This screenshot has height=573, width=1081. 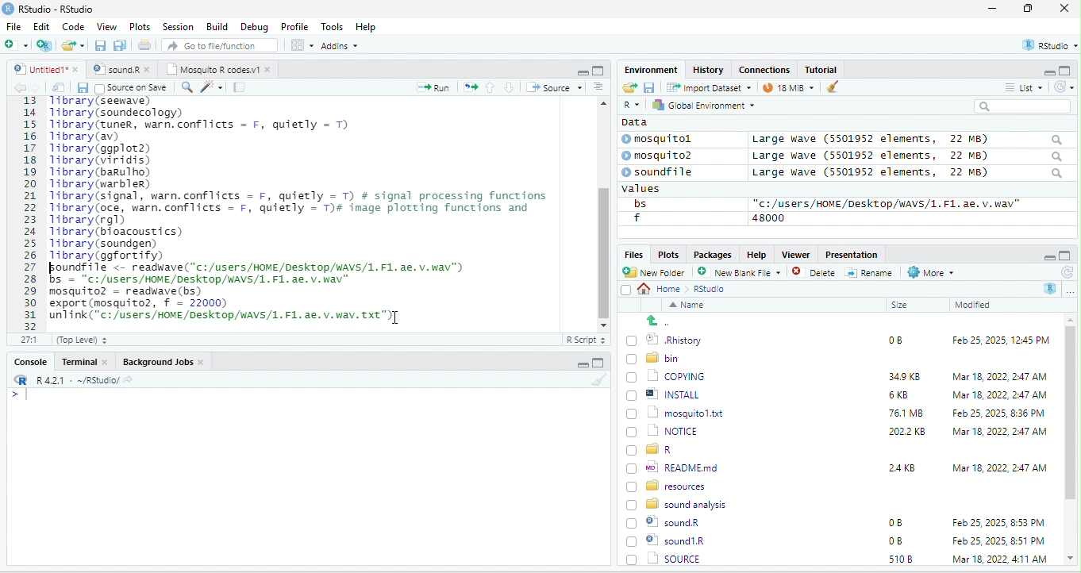 I want to click on Uninstall.exe, so click(x=674, y=558).